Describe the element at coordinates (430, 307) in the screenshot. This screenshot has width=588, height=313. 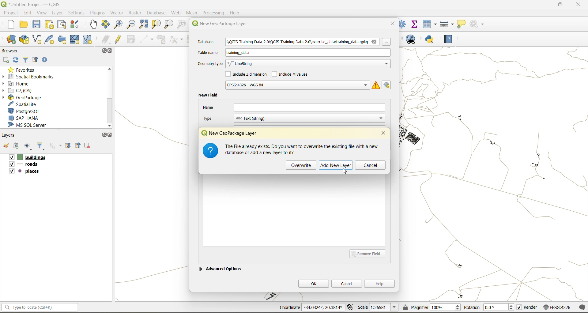
I see `magnifier(100%)` at that location.